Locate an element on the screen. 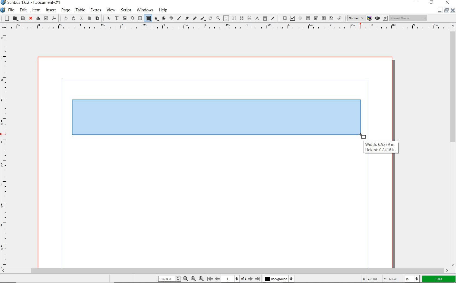  pdf combo box is located at coordinates (316, 18).